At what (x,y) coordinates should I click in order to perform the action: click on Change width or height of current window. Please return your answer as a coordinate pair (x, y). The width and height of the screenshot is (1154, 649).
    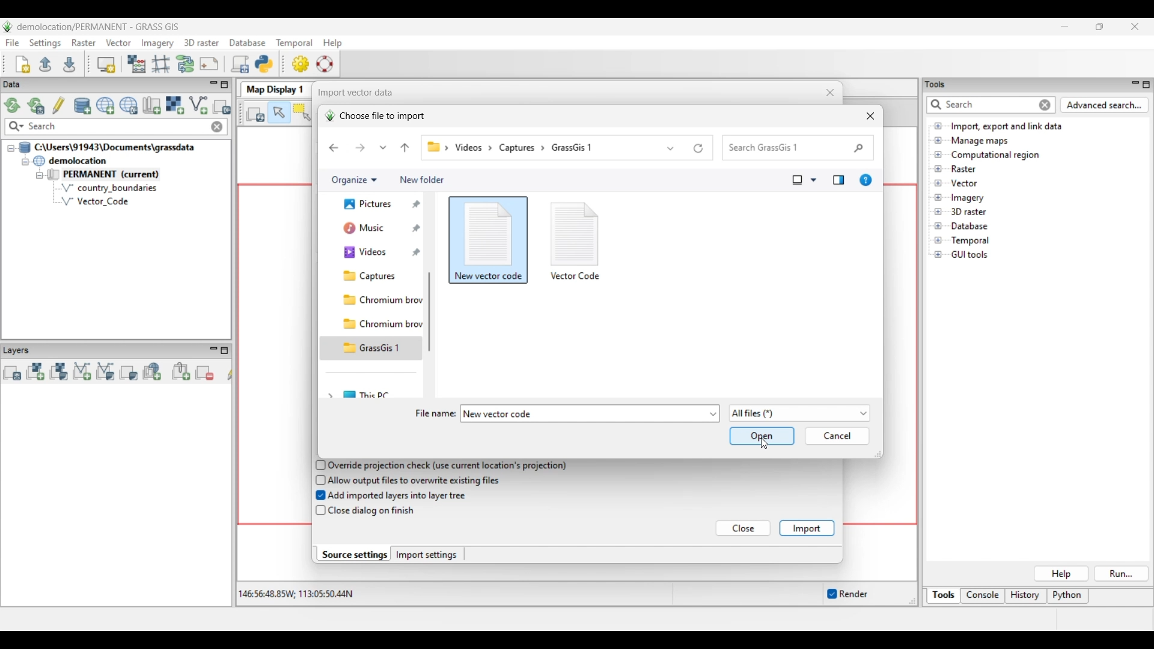
    Looking at the image, I should click on (877, 454).